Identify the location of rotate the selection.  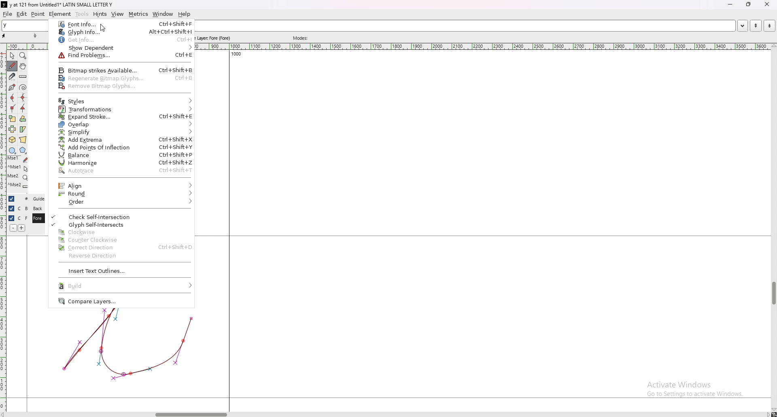
(23, 119).